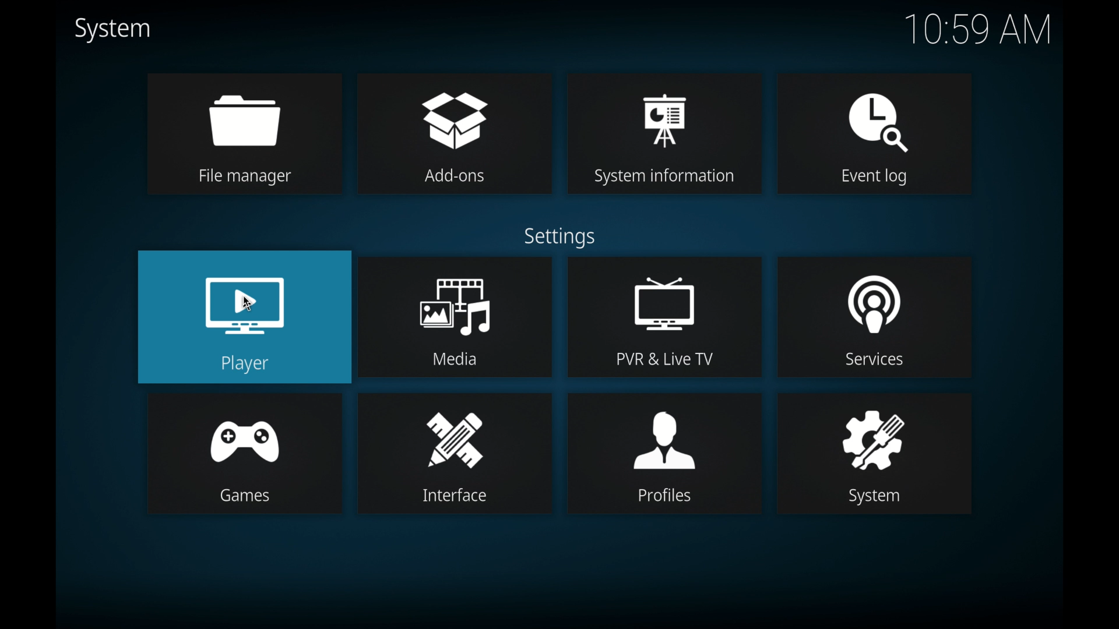  I want to click on services, so click(877, 316).